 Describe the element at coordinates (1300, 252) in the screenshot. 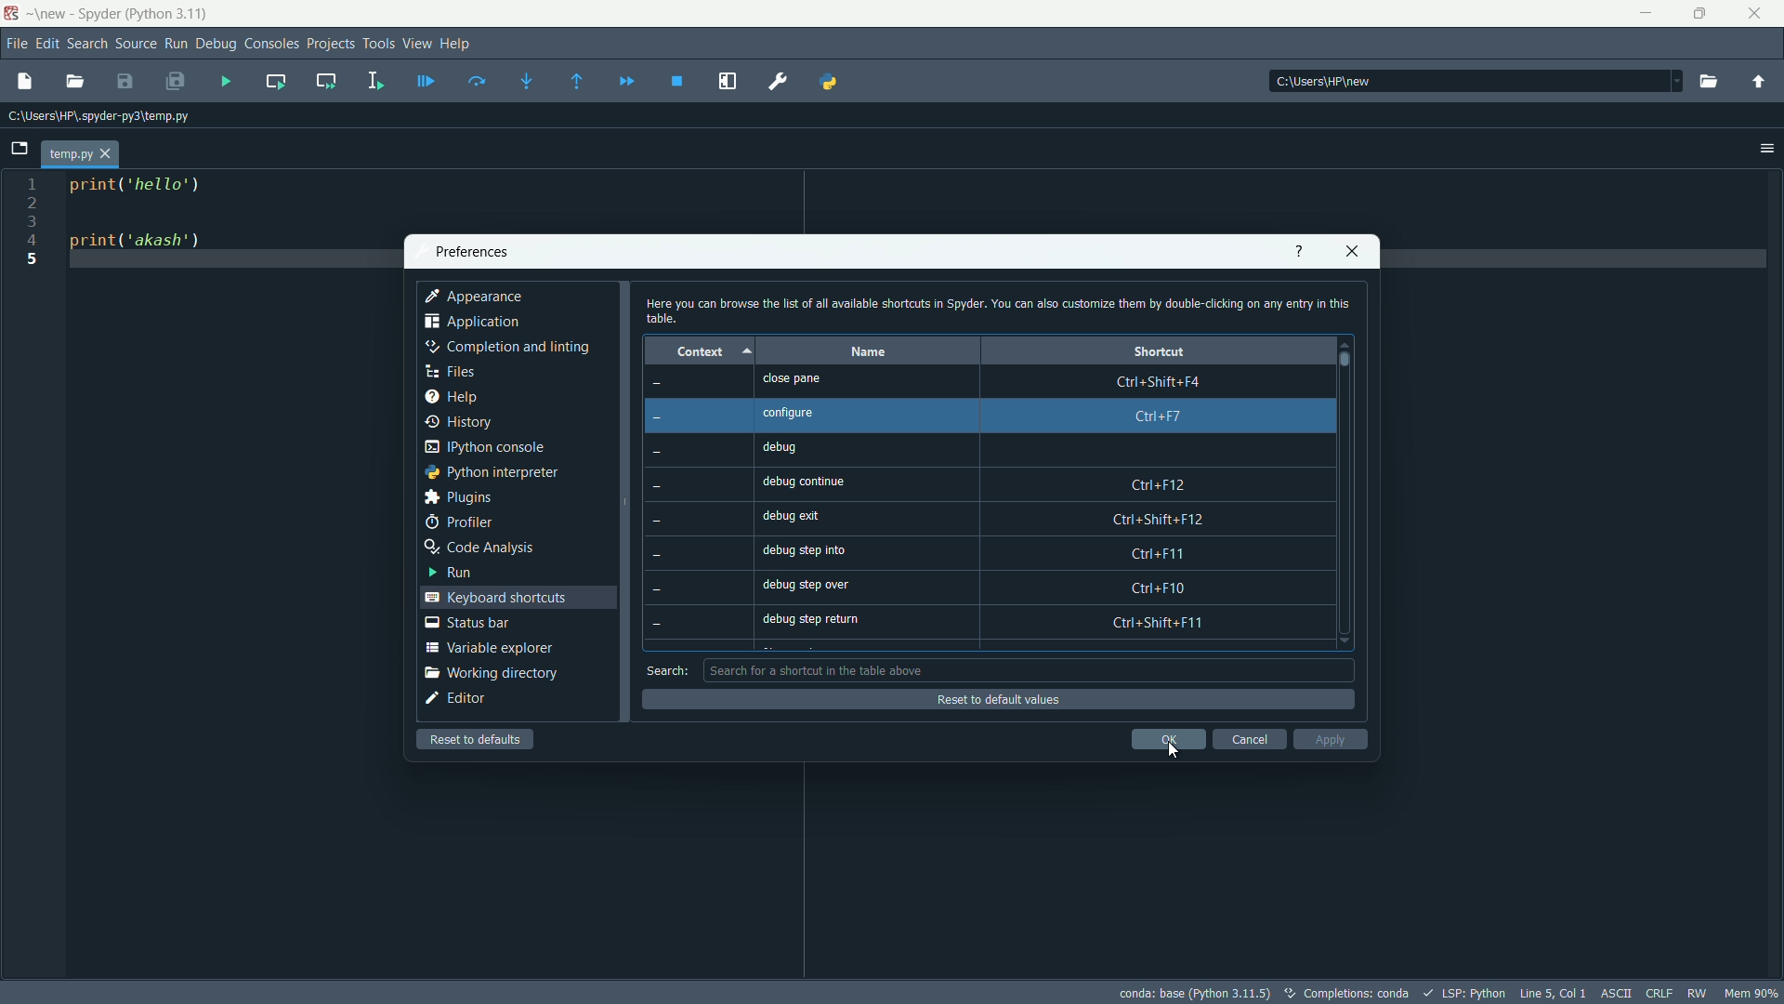

I see `get help` at that location.